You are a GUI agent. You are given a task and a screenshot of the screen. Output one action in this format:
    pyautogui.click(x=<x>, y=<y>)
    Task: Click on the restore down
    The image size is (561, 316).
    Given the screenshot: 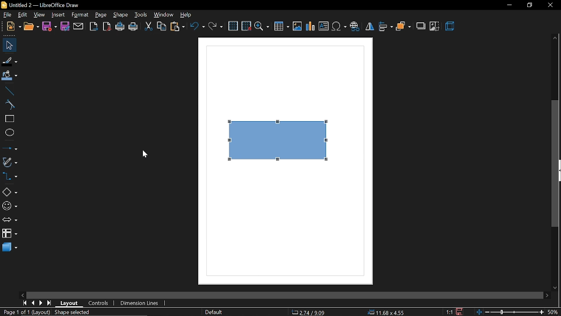 What is the action you would take?
    pyautogui.click(x=527, y=5)
    